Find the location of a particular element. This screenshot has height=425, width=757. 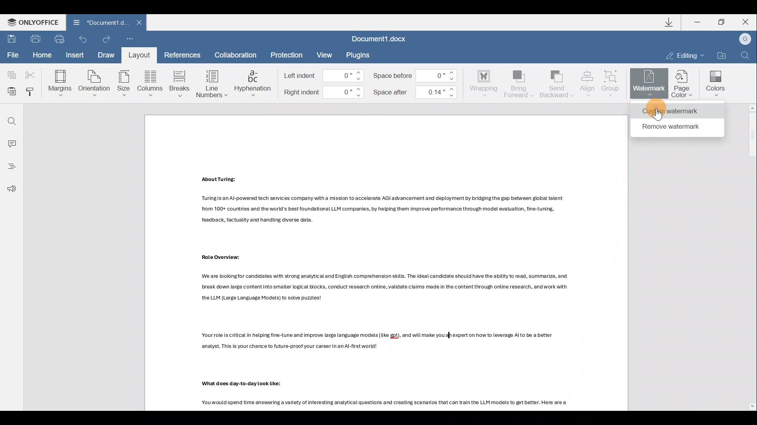

pointer cursor is located at coordinates (659, 114).